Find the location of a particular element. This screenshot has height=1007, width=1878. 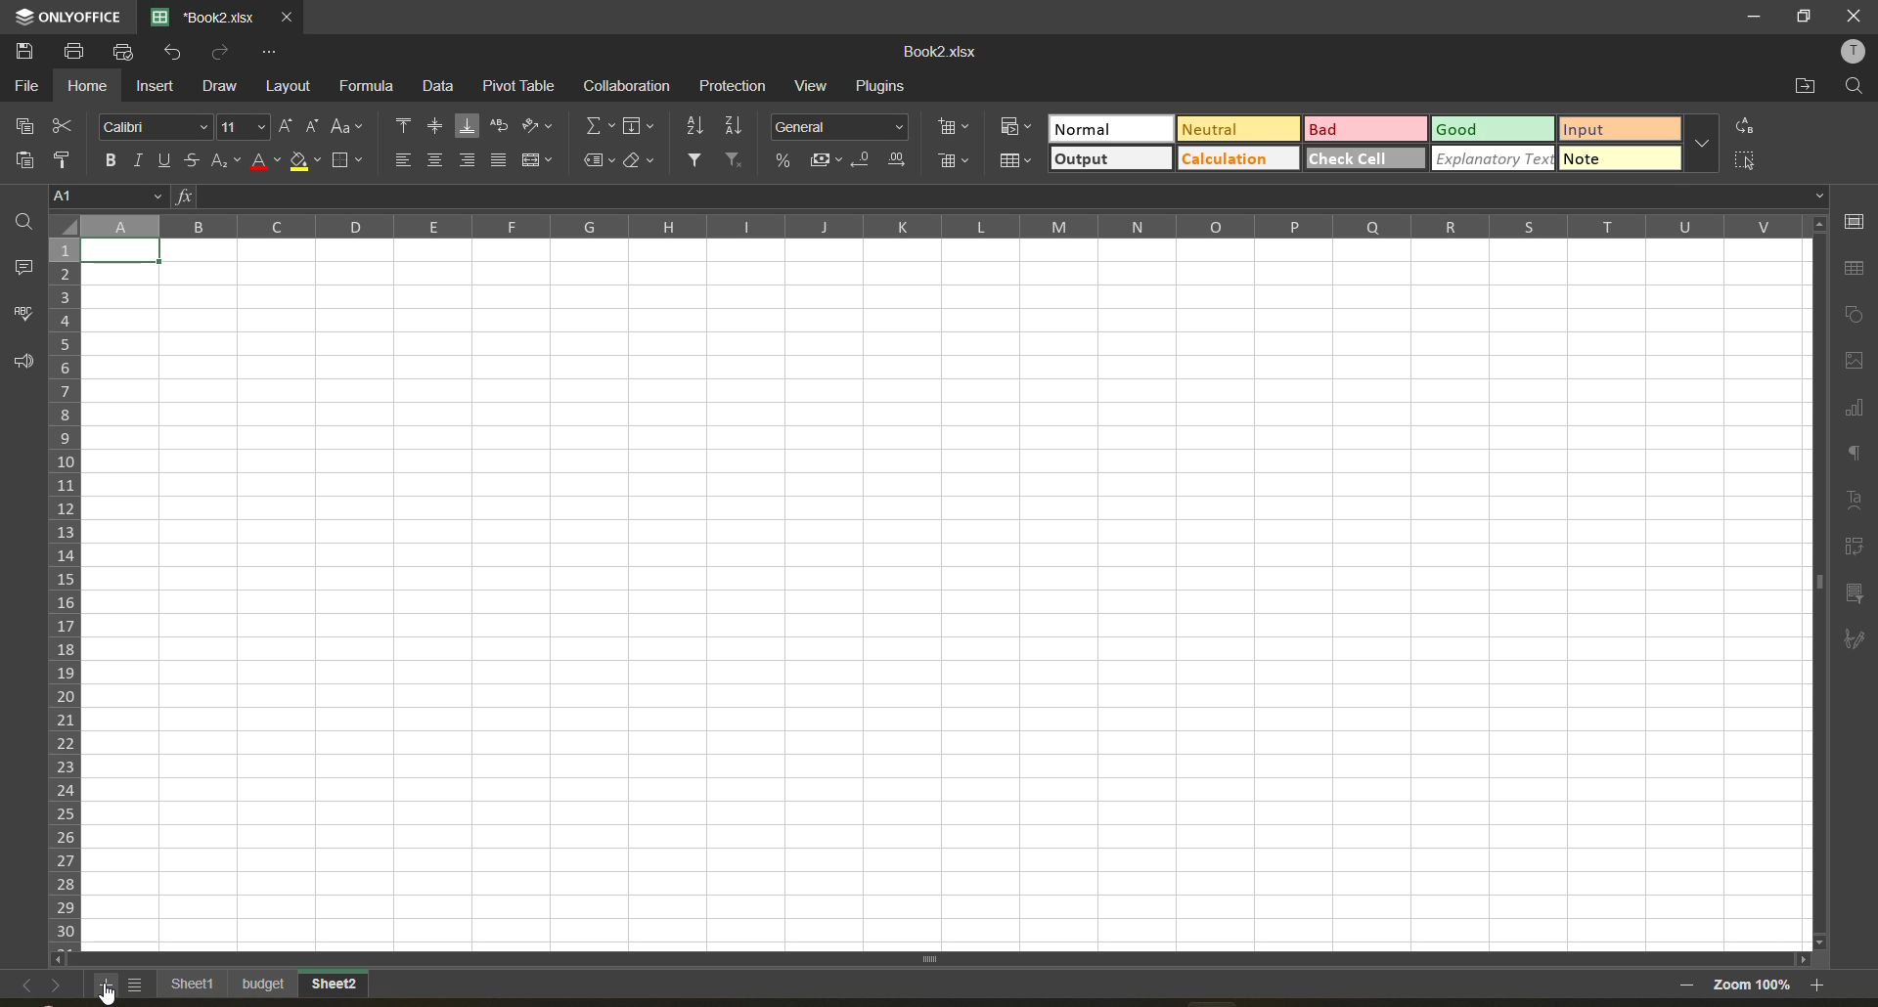

zoom out is located at coordinates (1684, 985).